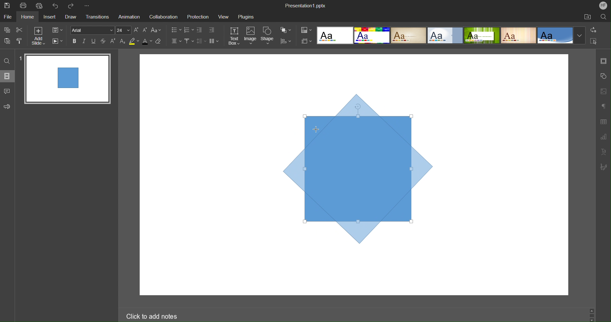 This screenshot has width=611, height=322. I want to click on Bold, so click(76, 41).